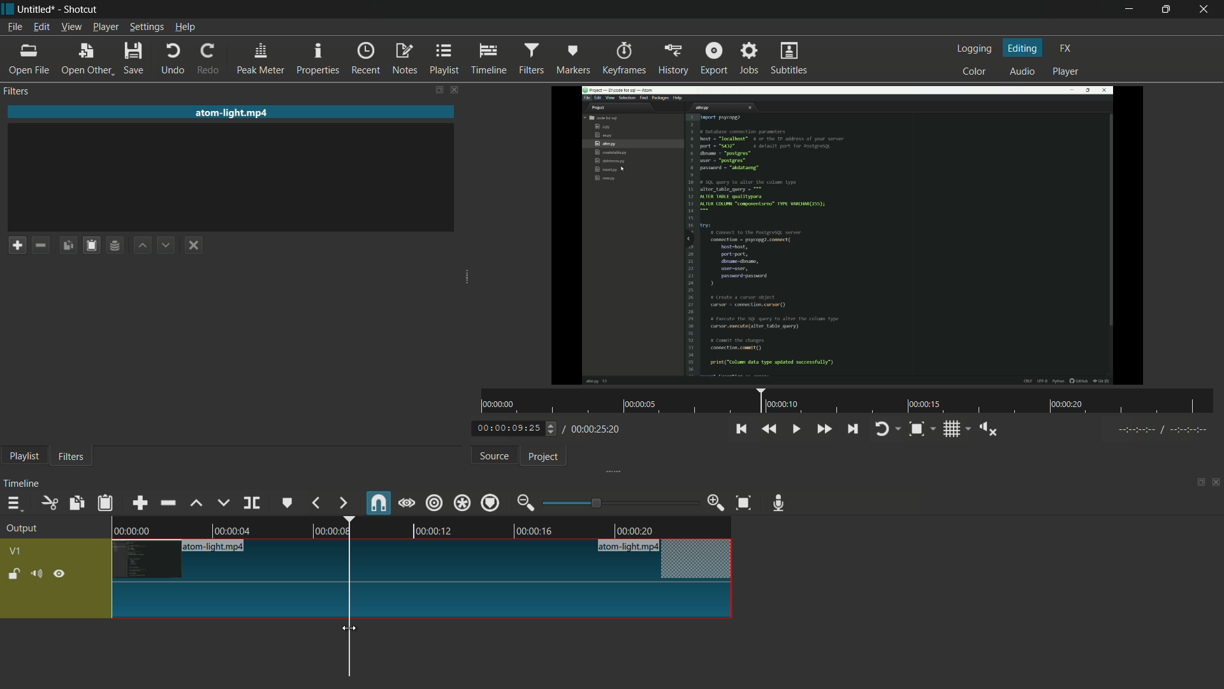 The height and width of the screenshot is (689, 1224). Describe the element at coordinates (15, 27) in the screenshot. I see `file menu` at that location.